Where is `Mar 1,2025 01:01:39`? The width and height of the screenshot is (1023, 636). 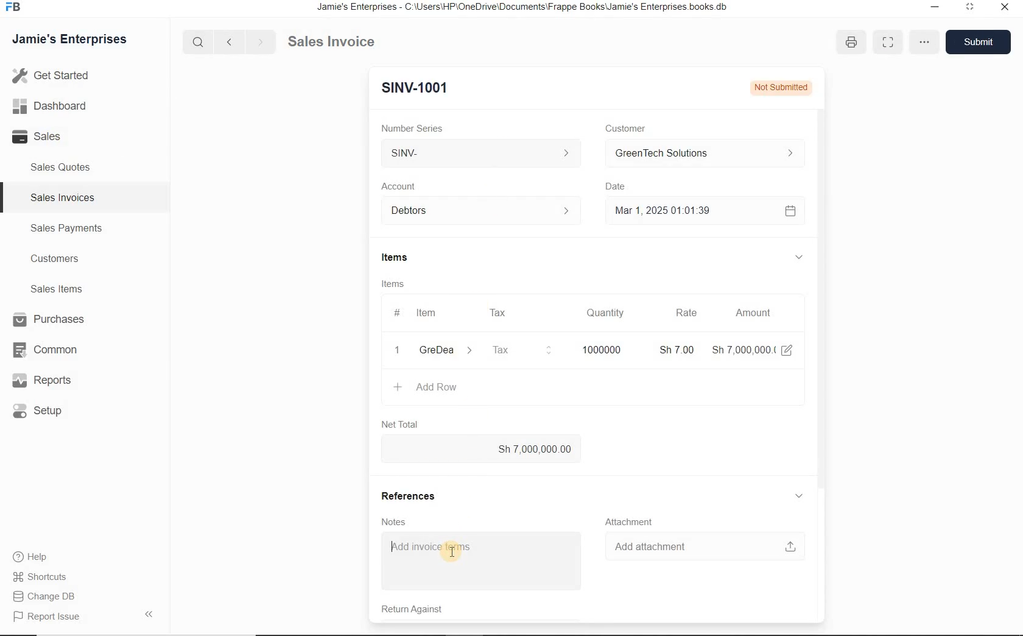 Mar 1,2025 01:01:39 is located at coordinates (688, 211).